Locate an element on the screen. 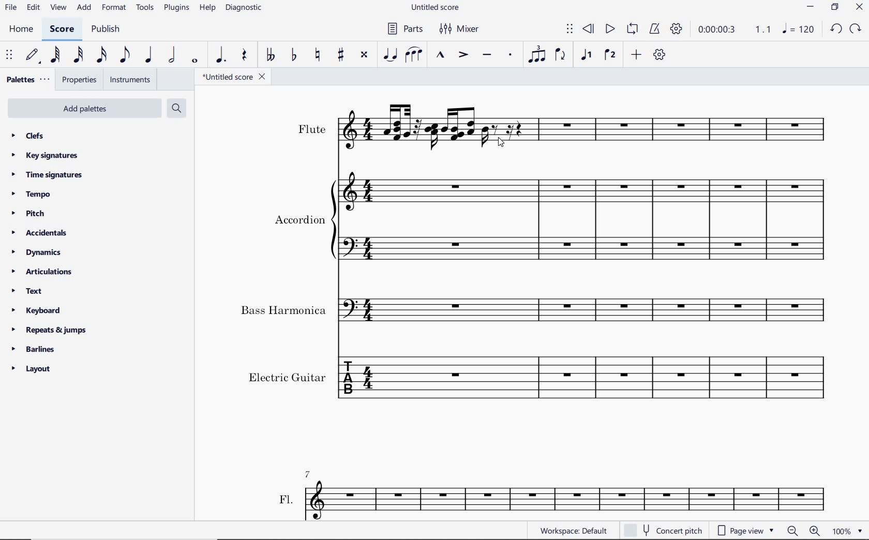 The width and height of the screenshot is (869, 540). key signatures is located at coordinates (44, 156).